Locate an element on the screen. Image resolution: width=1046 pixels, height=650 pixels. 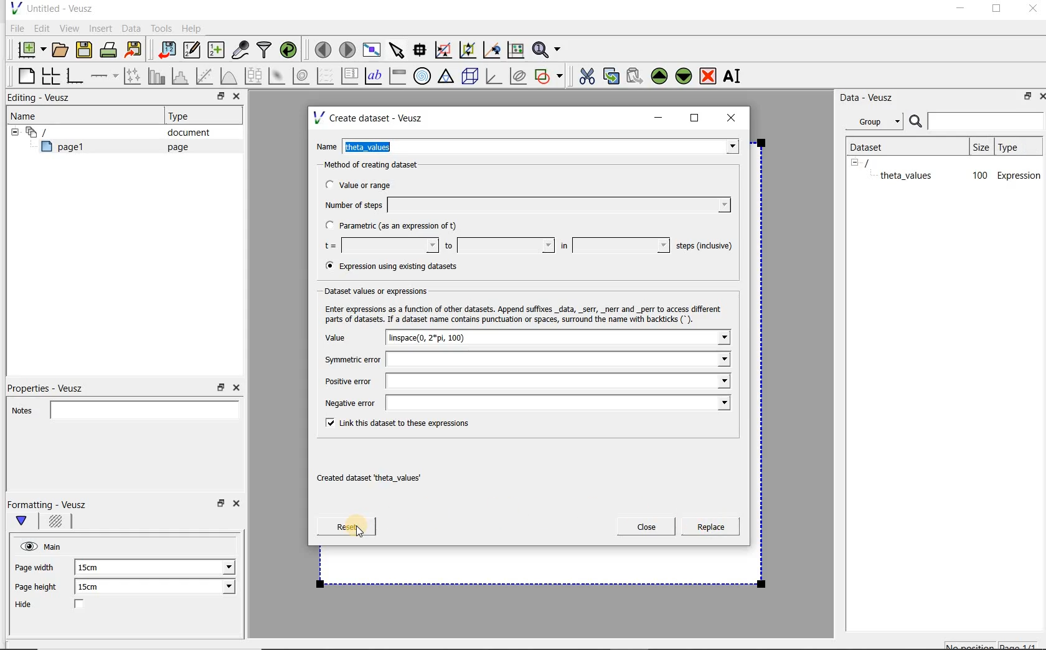
3d graph is located at coordinates (494, 77).